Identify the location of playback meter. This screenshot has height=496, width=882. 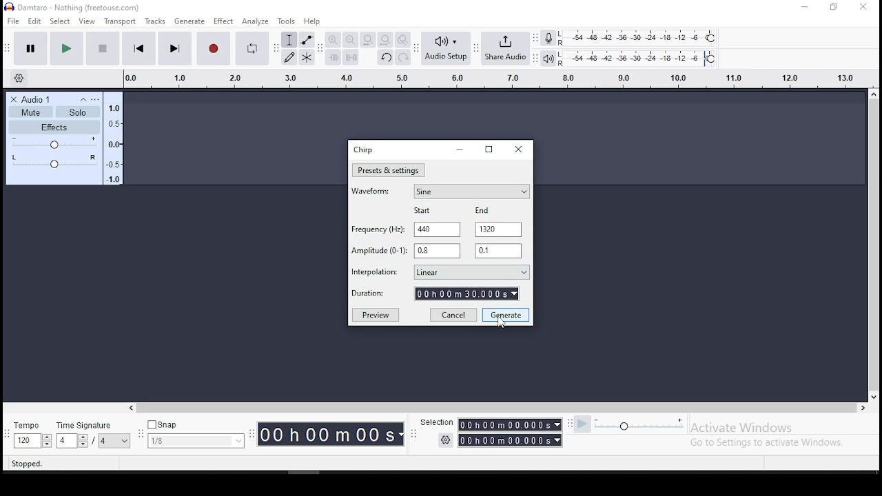
(549, 59).